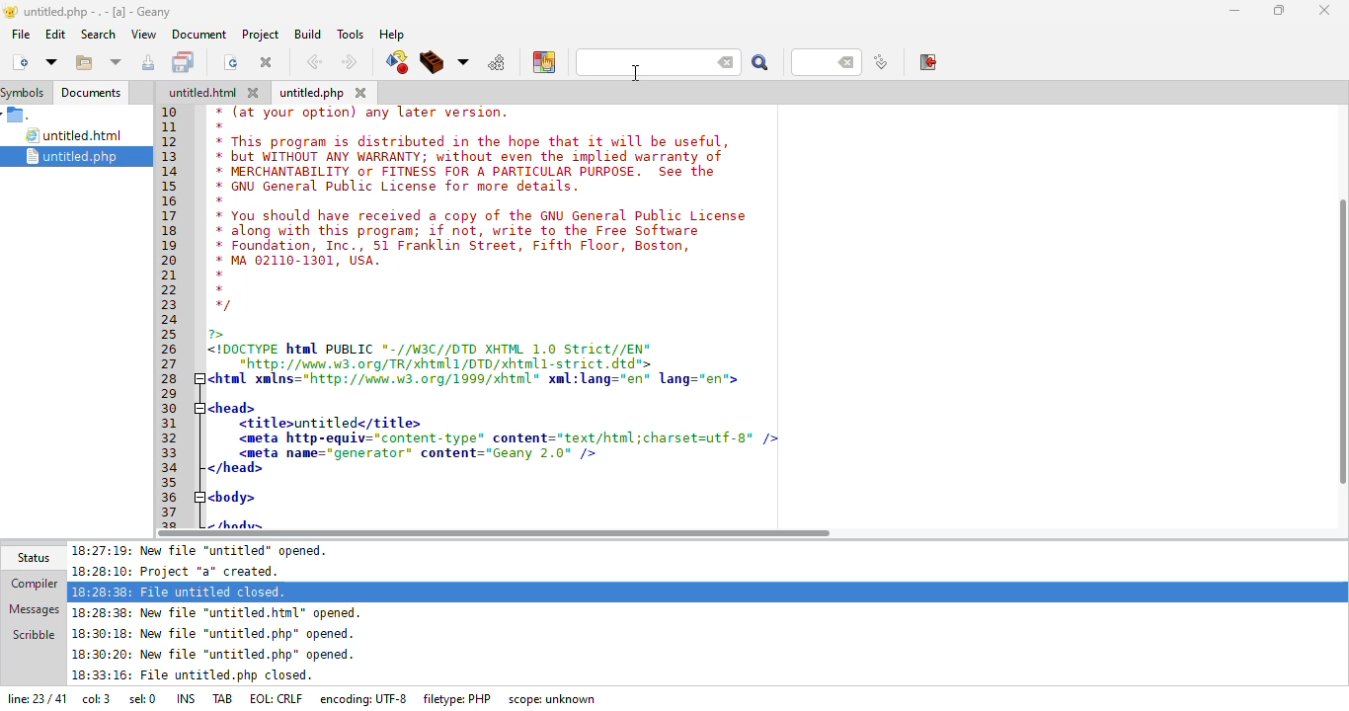  Describe the element at coordinates (257, 93) in the screenshot. I see `close` at that location.